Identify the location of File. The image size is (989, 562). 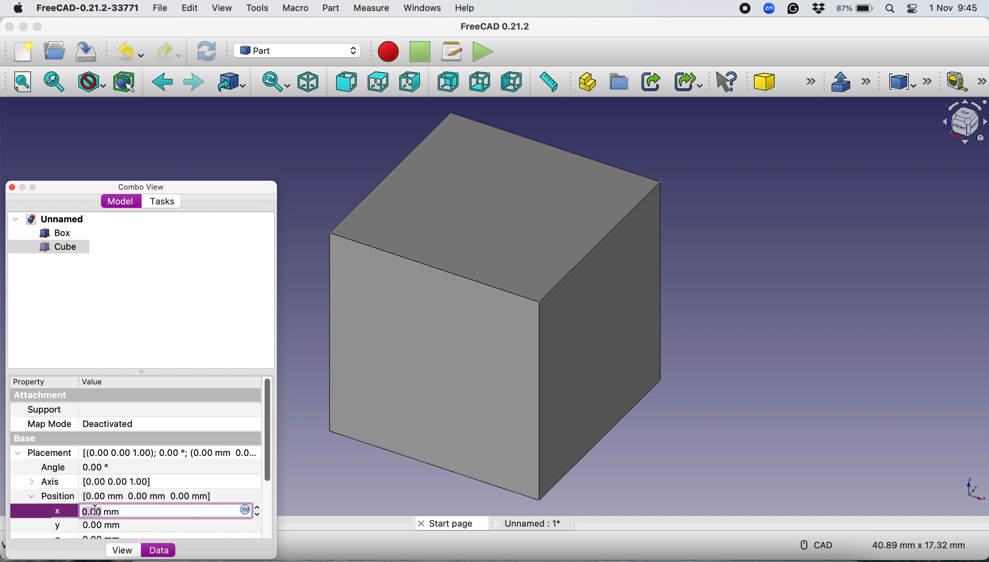
(158, 8).